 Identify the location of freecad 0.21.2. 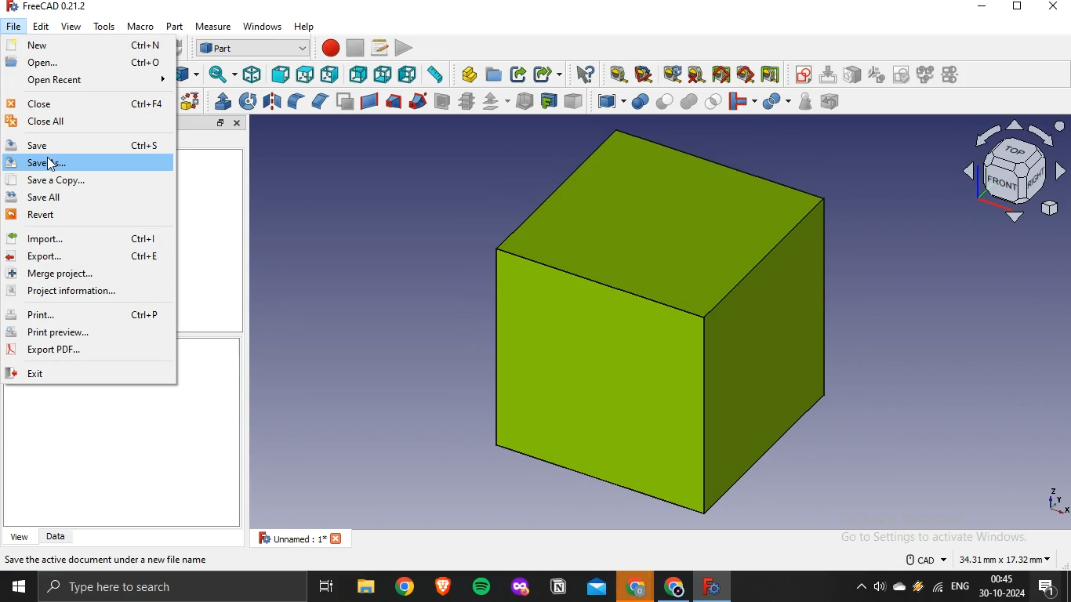
(52, 8).